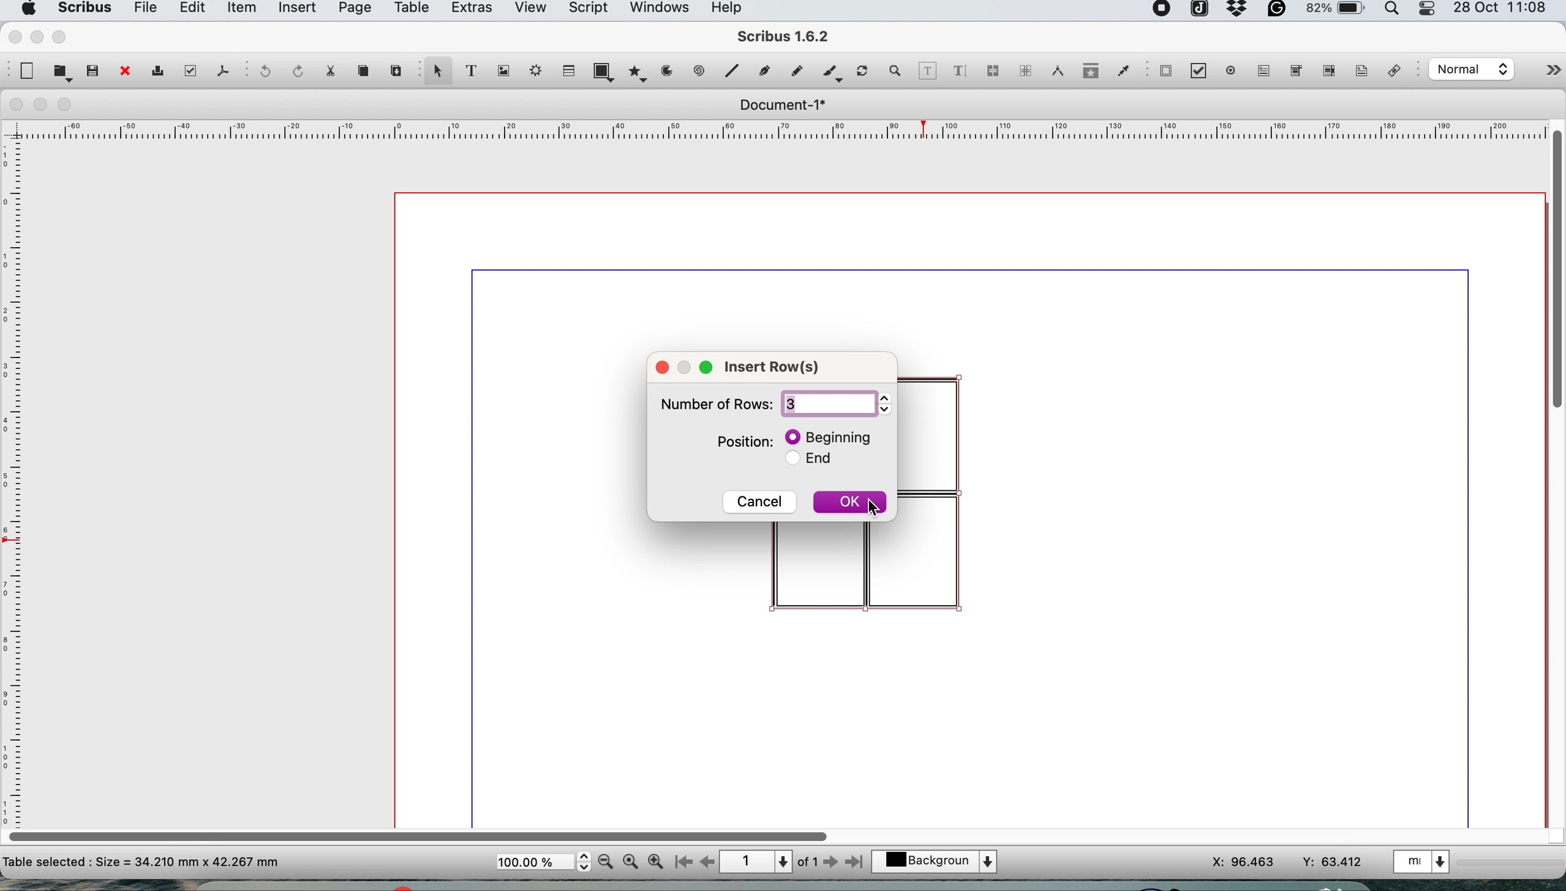  I want to click on table, so click(410, 10).